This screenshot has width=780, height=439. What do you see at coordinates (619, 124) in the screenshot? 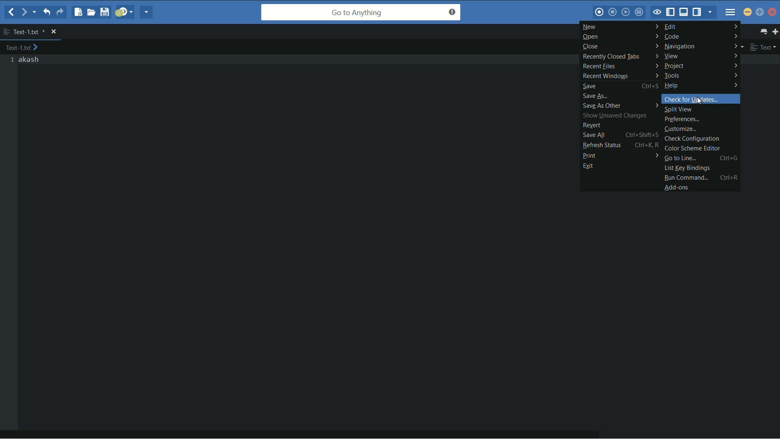
I see `revert` at bounding box center [619, 124].